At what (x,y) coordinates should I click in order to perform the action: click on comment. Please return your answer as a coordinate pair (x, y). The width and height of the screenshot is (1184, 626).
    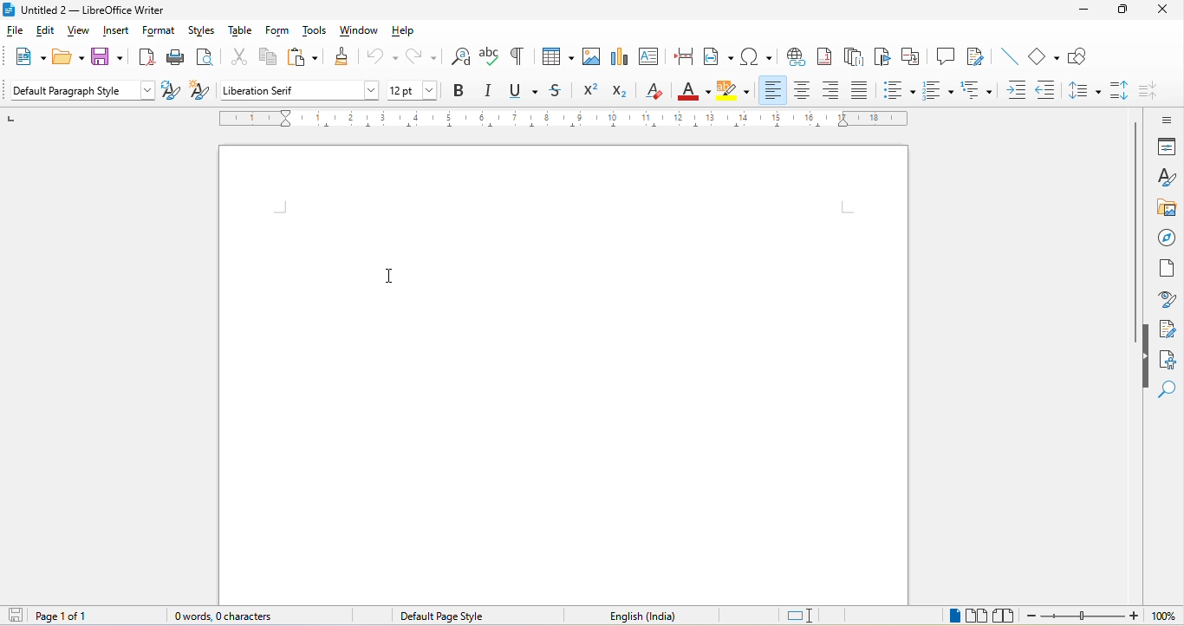
    Looking at the image, I should click on (943, 58).